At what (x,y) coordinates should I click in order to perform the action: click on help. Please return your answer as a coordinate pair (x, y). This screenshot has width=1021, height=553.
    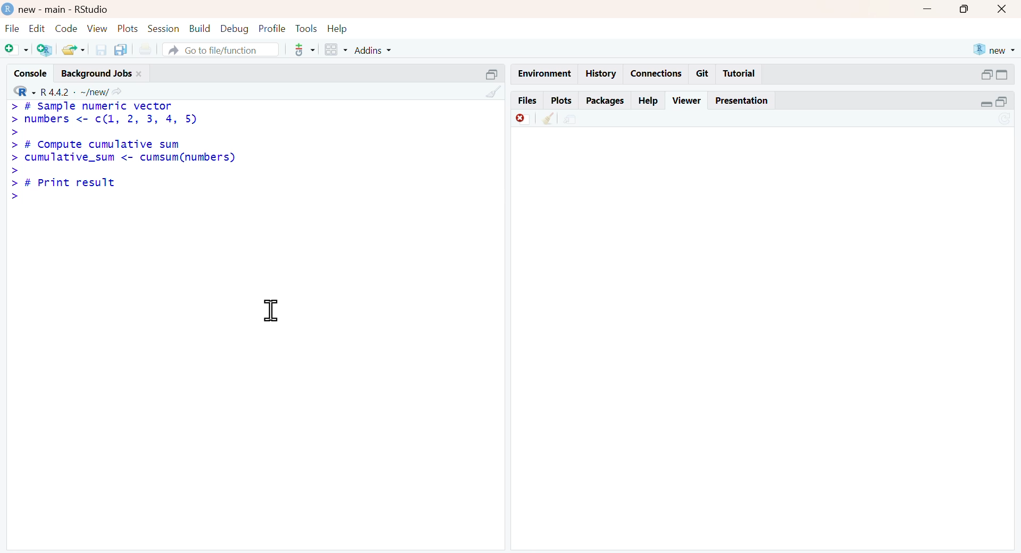
    Looking at the image, I should click on (338, 28).